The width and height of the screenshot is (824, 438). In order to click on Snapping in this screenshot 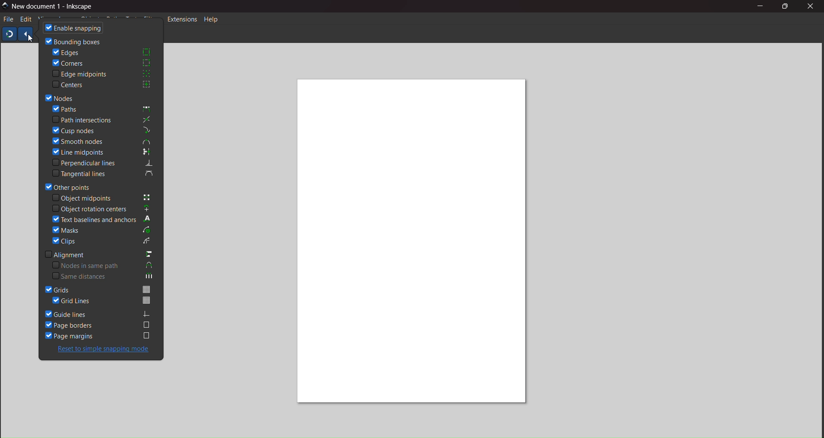, I will do `click(9, 33)`.